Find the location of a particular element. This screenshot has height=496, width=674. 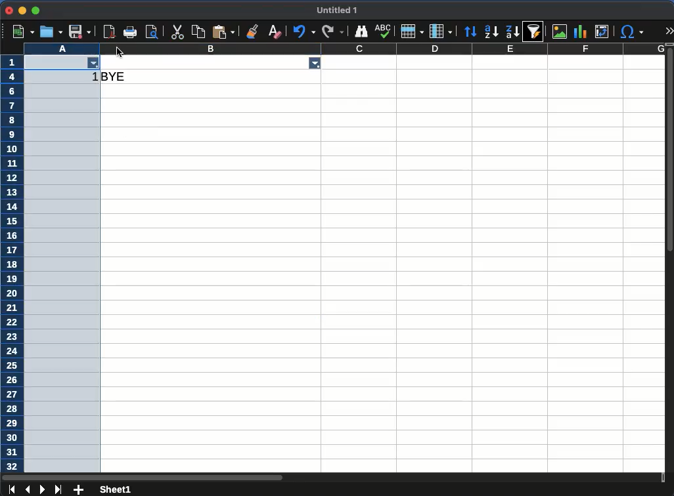

last sheet is located at coordinates (58, 489).